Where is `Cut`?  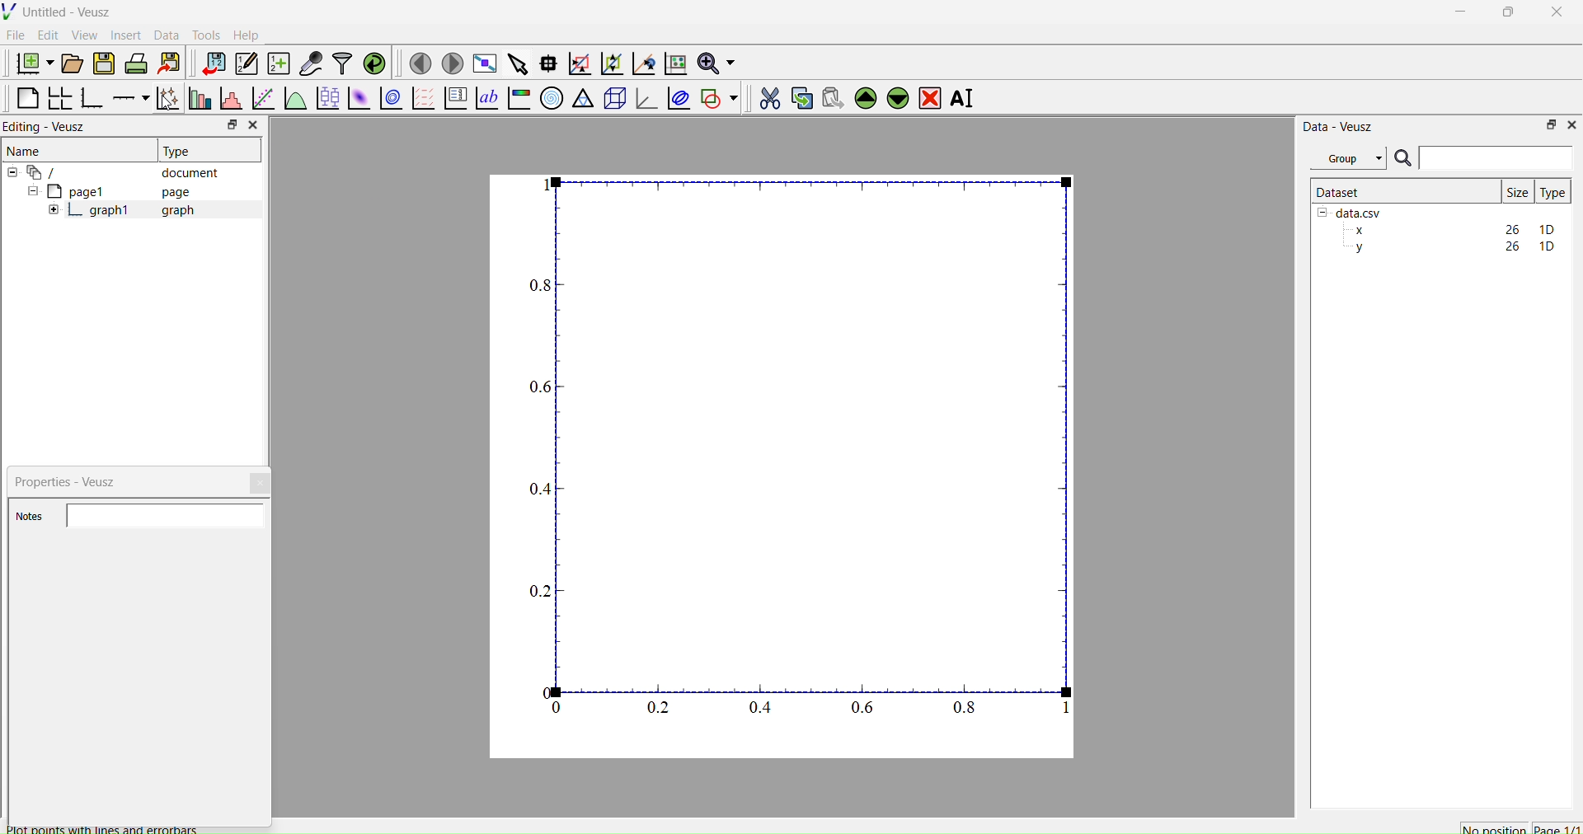
Cut is located at coordinates (764, 96).